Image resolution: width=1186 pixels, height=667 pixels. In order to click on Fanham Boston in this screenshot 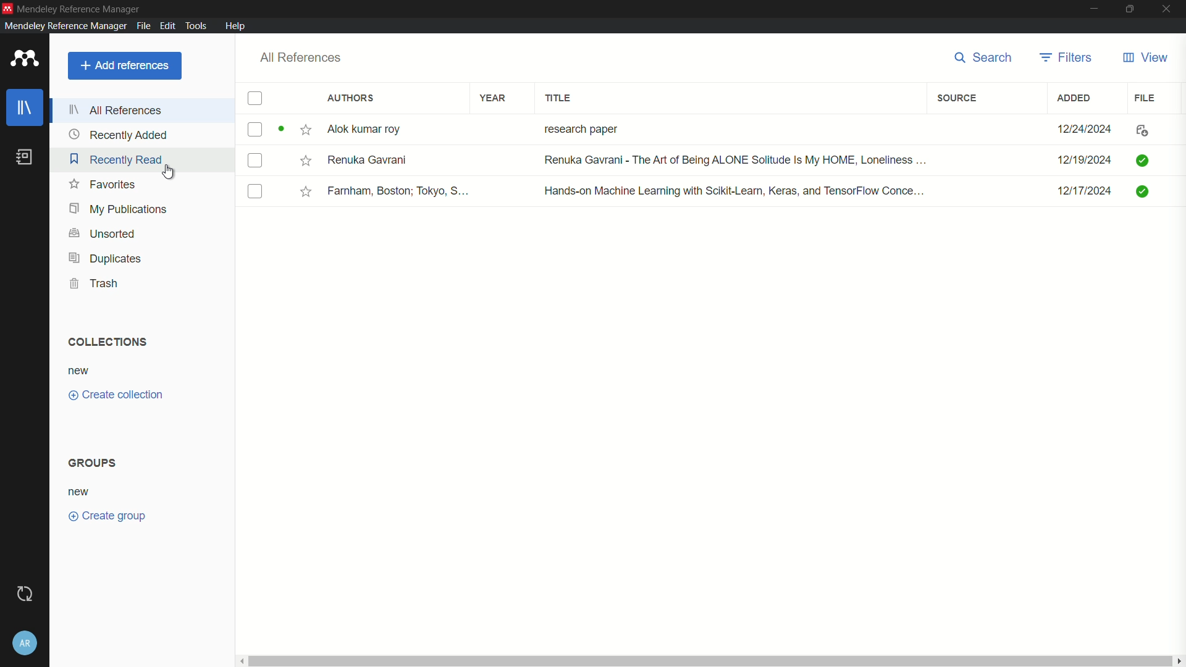, I will do `click(398, 190)`.